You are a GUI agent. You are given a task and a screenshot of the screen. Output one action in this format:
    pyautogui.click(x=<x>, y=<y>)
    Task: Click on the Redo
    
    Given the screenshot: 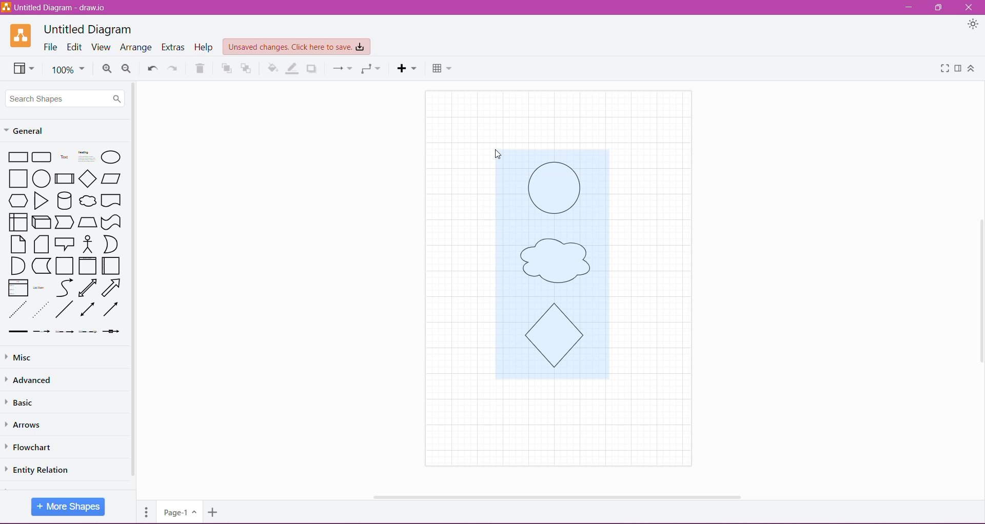 What is the action you would take?
    pyautogui.click(x=173, y=68)
    